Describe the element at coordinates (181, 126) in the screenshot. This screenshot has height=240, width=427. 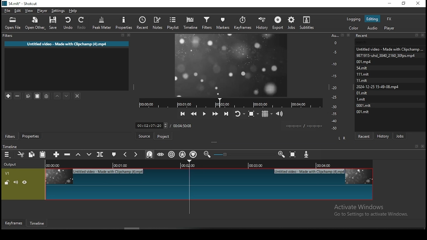
I see `total time` at that location.